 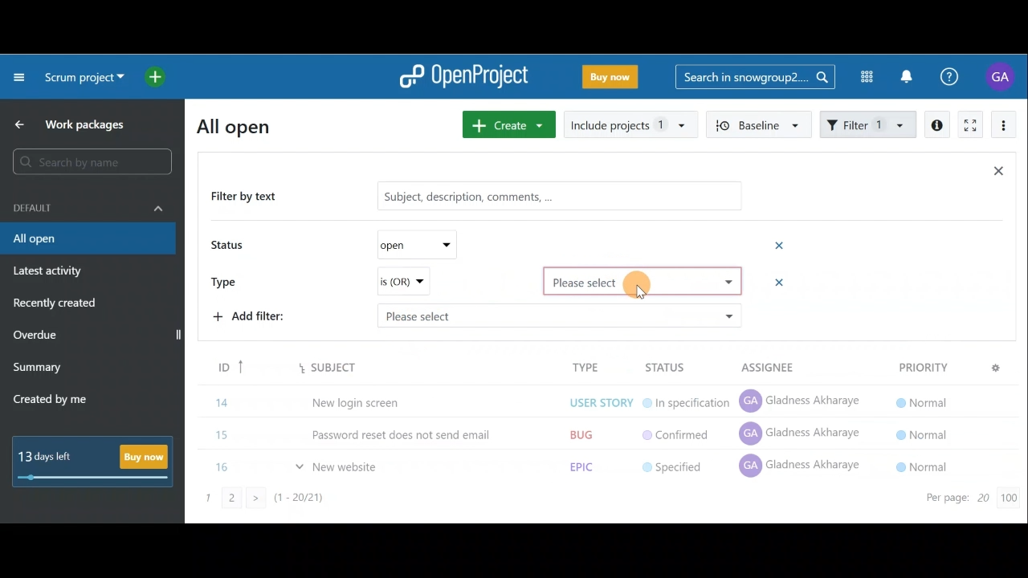 What do you see at coordinates (230, 280) in the screenshot?
I see `Type` at bounding box center [230, 280].